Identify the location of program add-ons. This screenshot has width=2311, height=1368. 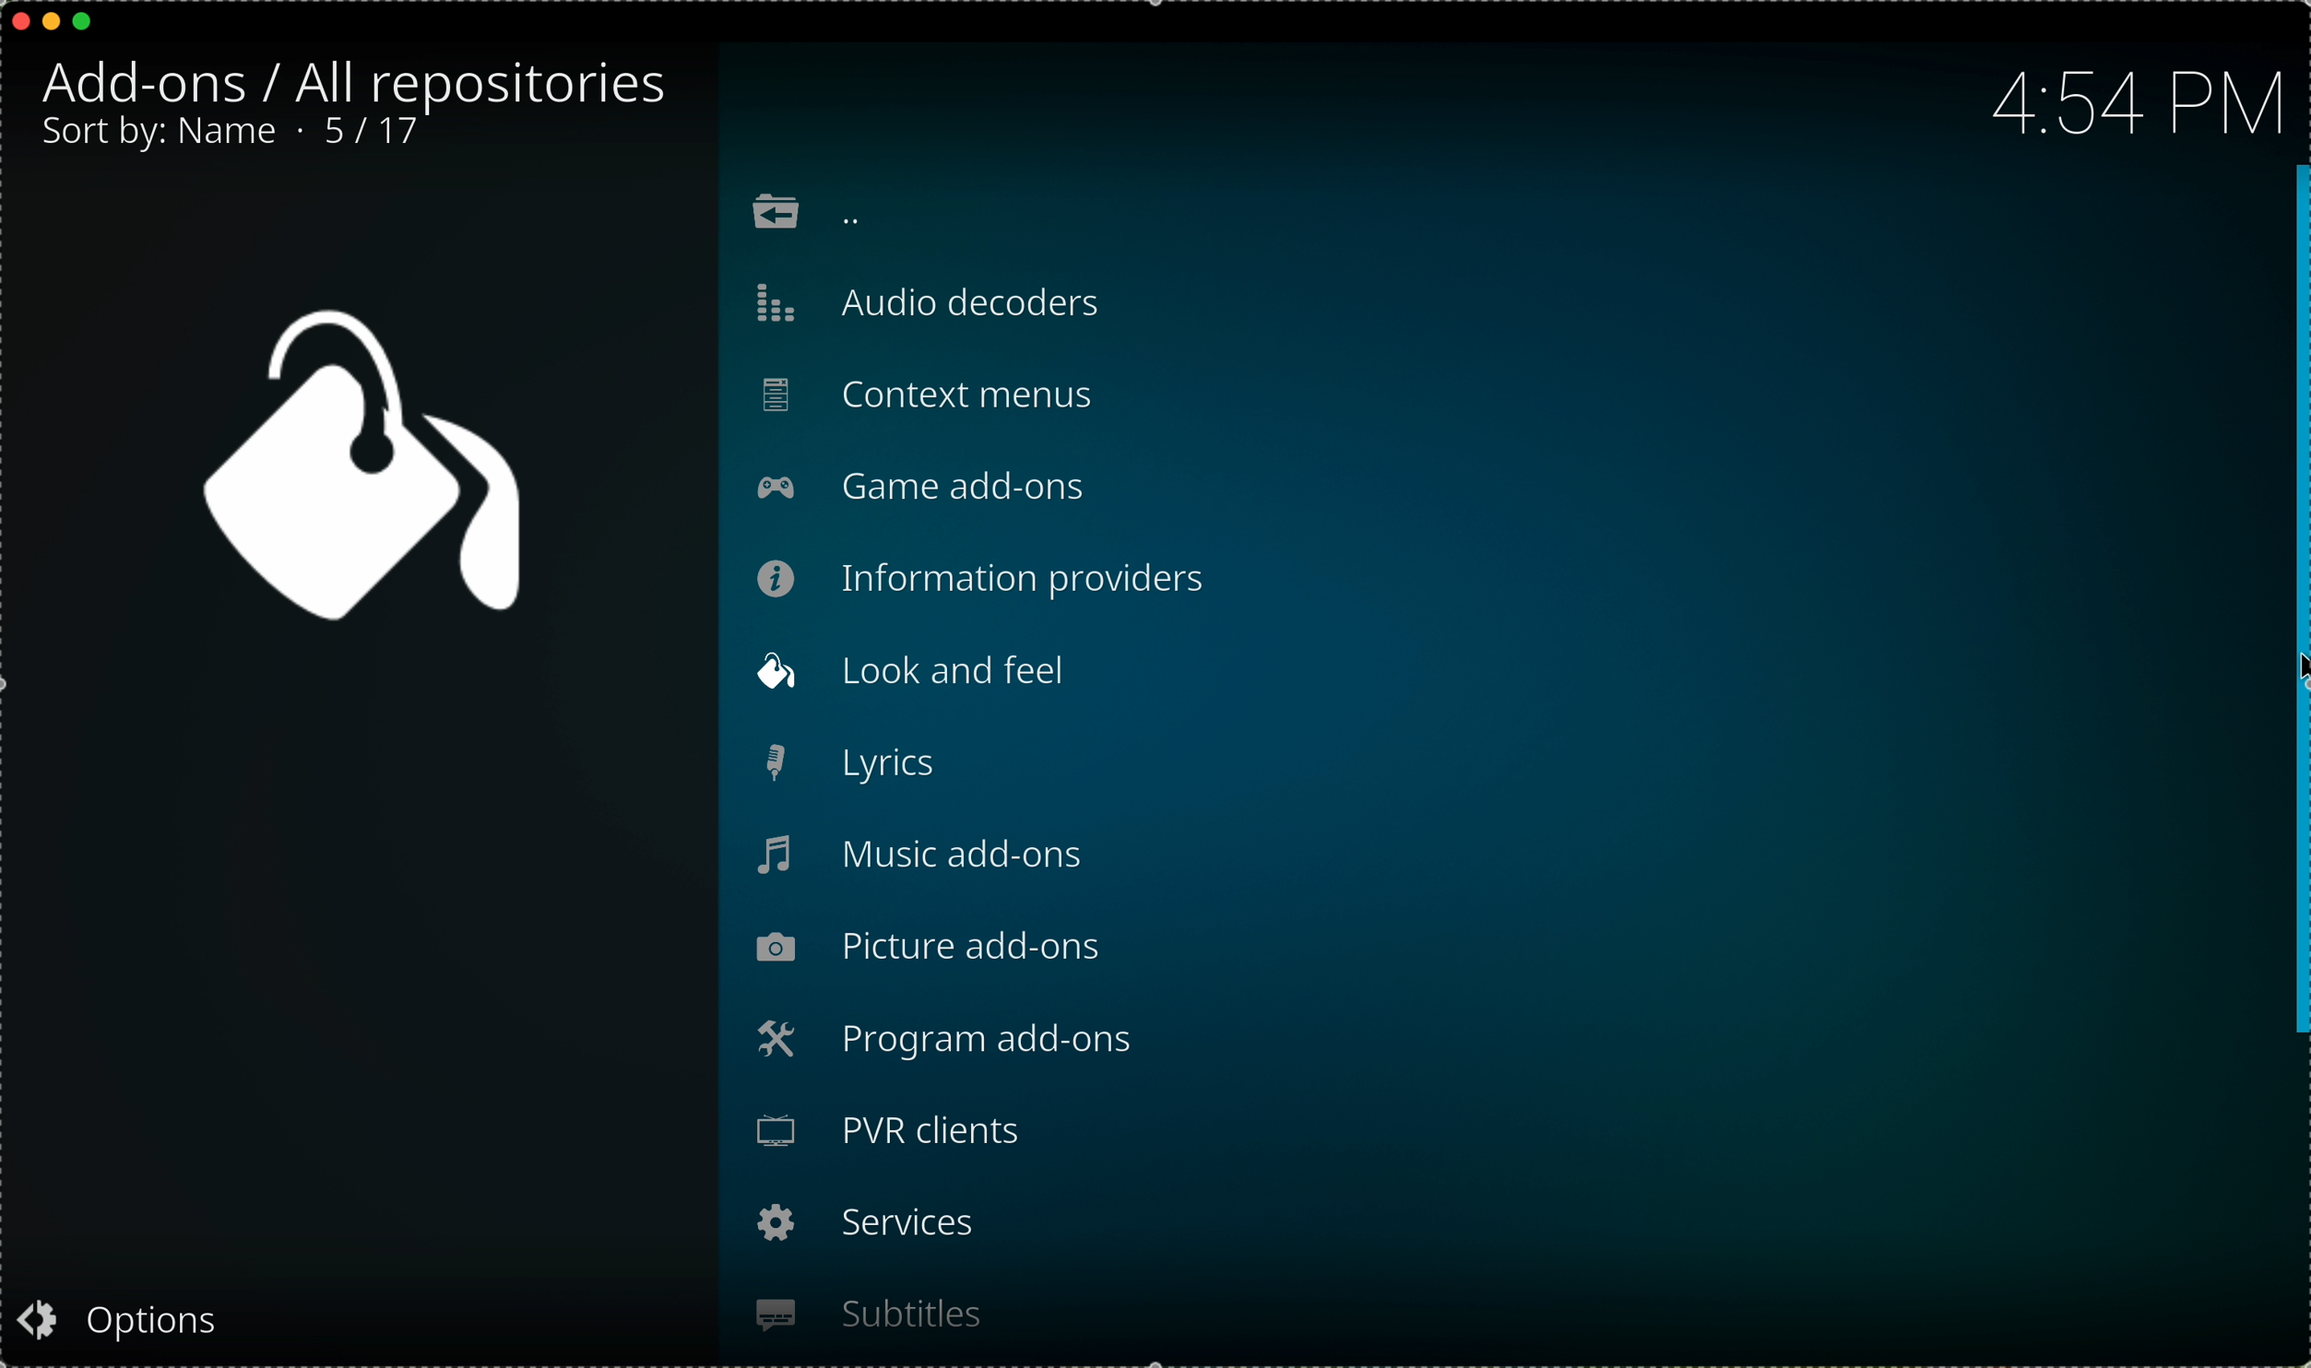
(949, 1040).